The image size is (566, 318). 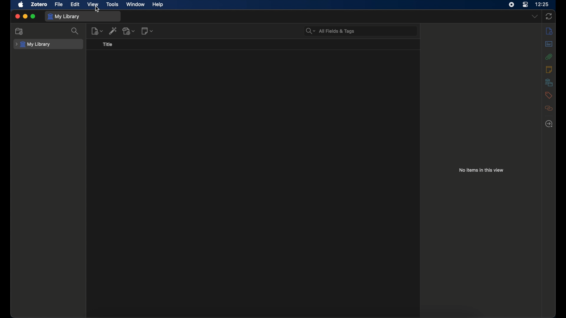 I want to click on no times in this view, so click(x=481, y=170).